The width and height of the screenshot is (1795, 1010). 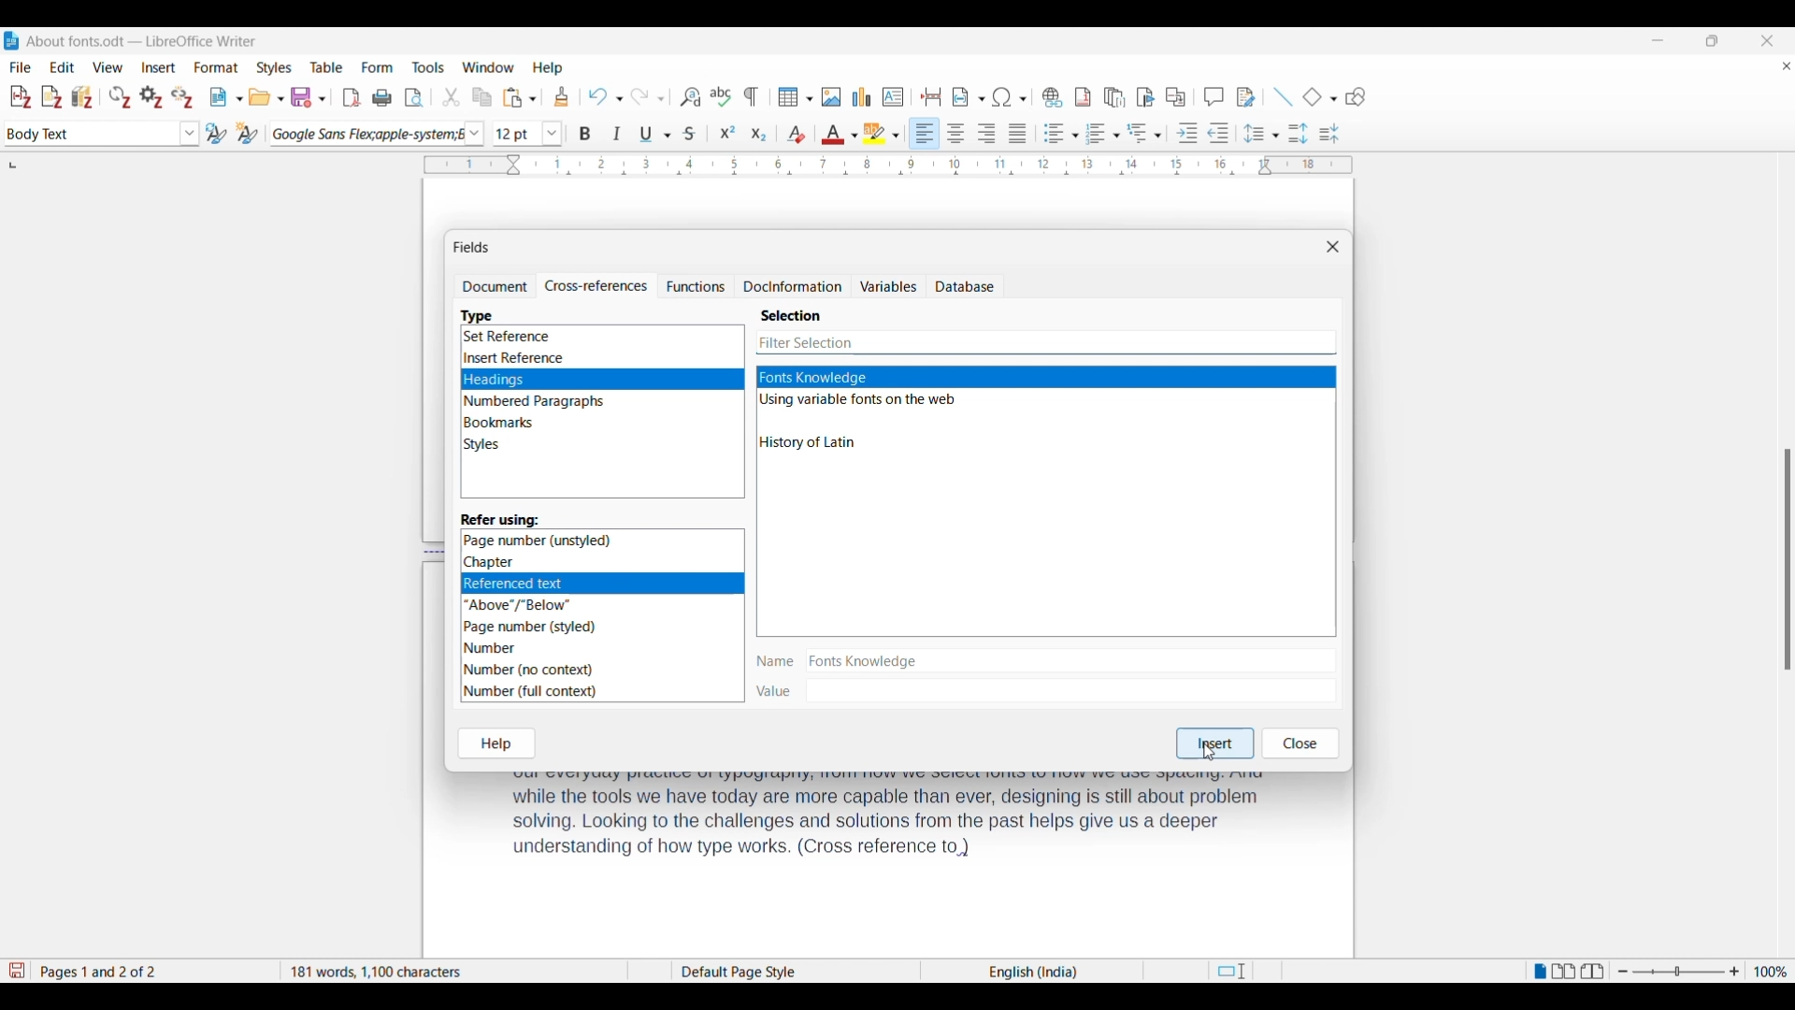 I want to click on Decrease indentation, so click(x=1219, y=133).